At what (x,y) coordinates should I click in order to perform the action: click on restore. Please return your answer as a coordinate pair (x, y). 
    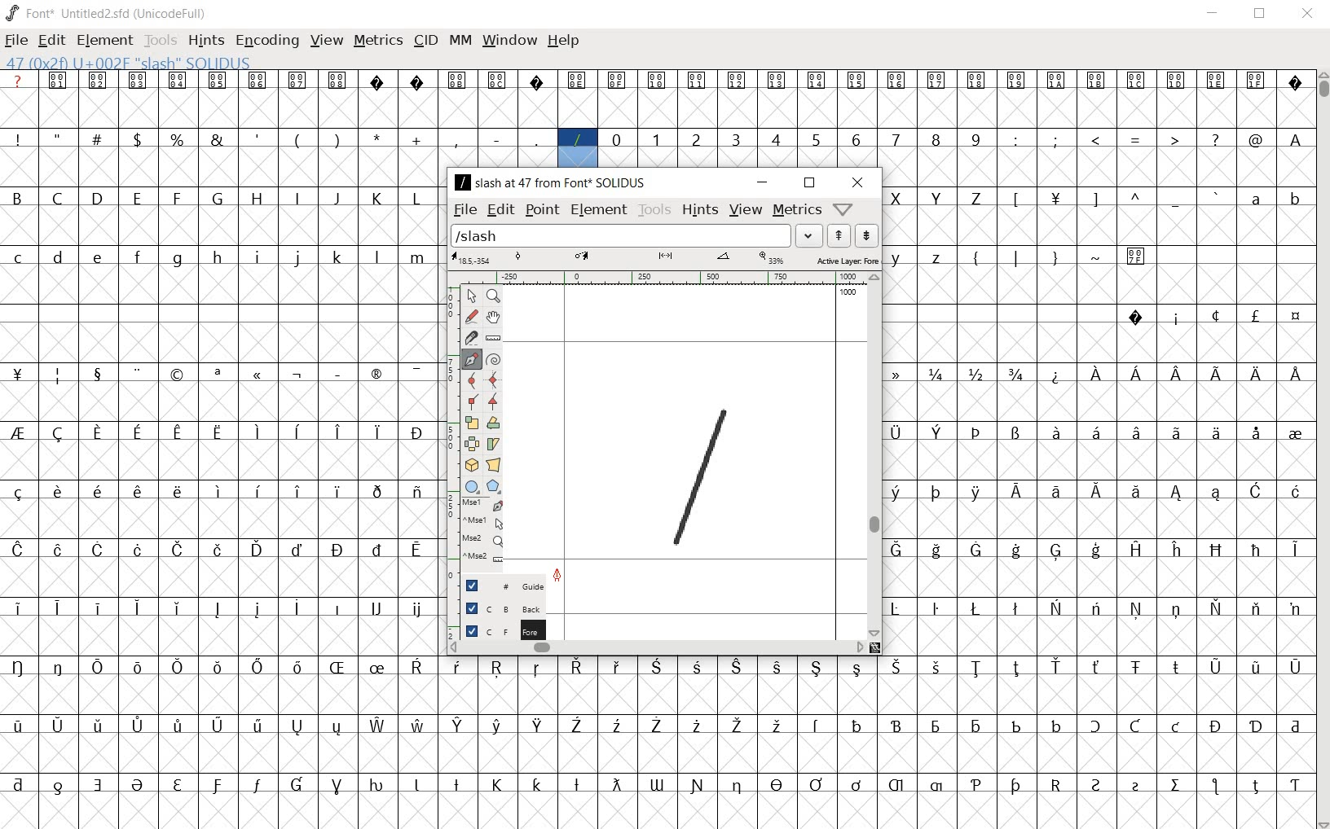
    Looking at the image, I should click on (809, 183).